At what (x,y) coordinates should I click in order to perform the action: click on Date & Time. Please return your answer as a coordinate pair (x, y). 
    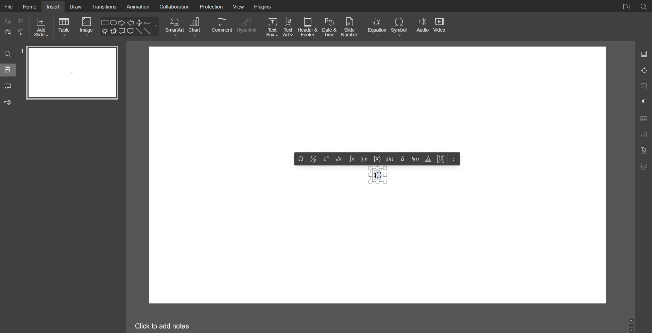
    Looking at the image, I should click on (330, 26).